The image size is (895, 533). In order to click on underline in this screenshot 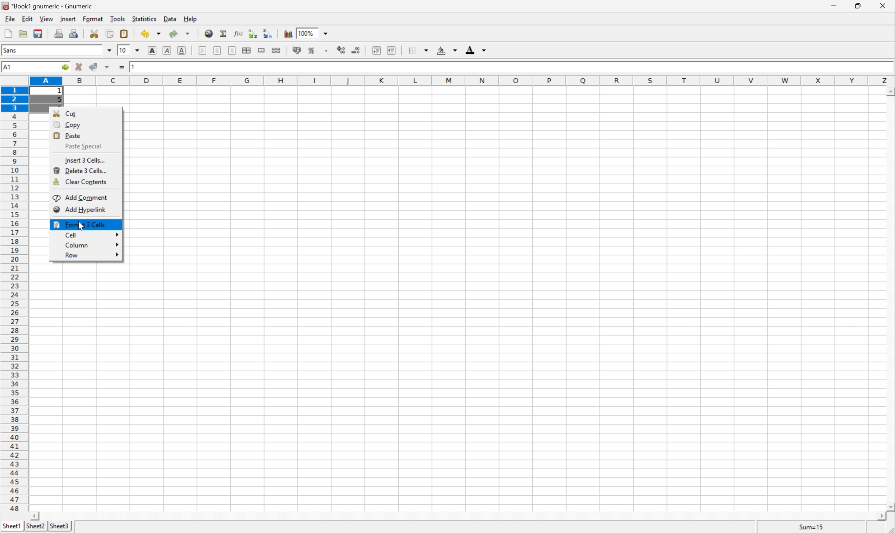, I will do `click(183, 51)`.